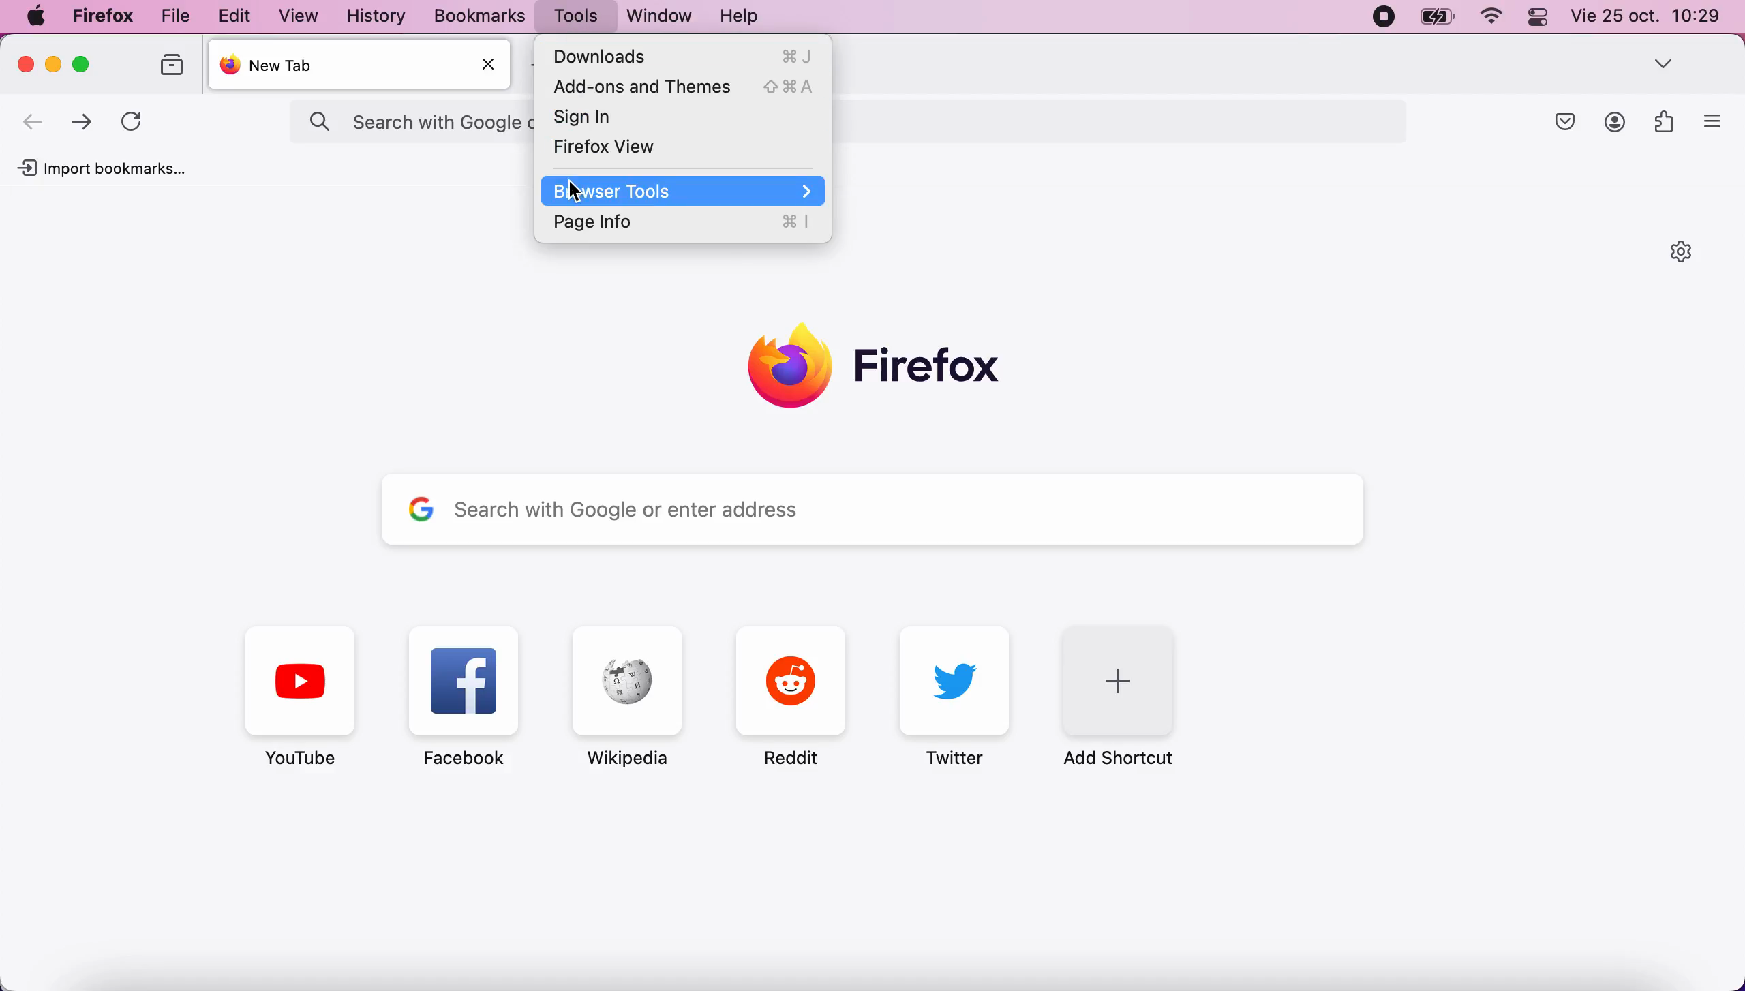 The width and height of the screenshot is (1745, 991). Describe the element at coordinates (1495, 18) in the screenshot. I see `Wifi` at that location.